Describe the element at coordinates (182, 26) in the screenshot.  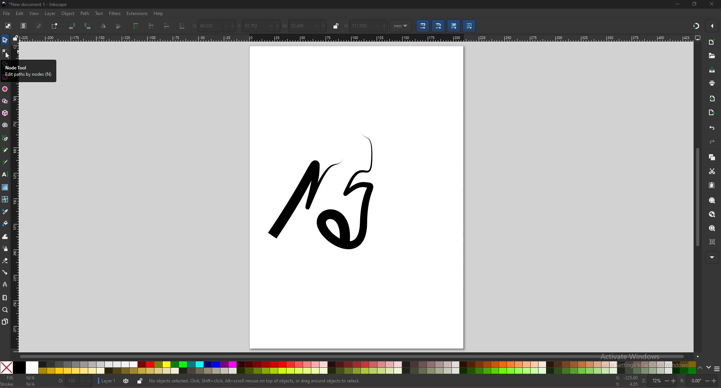
I see `lower selection to bottom` at that location.